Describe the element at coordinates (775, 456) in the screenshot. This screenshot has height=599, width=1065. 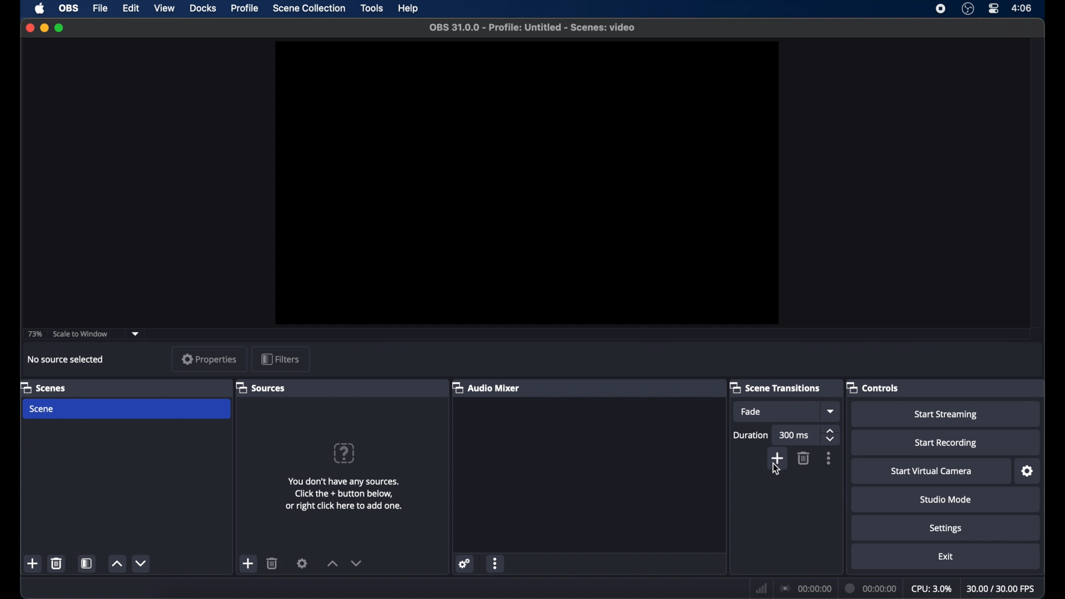
I see `add` at that location.